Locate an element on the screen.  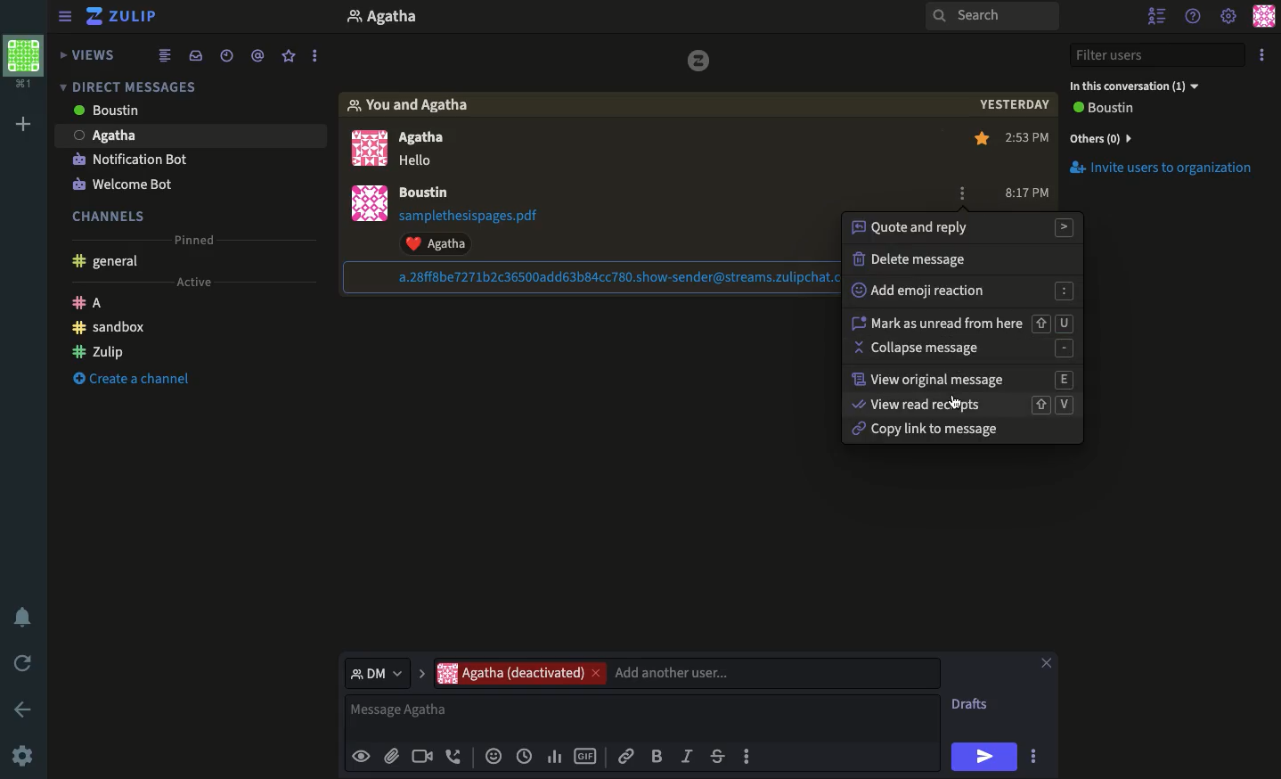
Settings is located at coordinates (1229, 14).